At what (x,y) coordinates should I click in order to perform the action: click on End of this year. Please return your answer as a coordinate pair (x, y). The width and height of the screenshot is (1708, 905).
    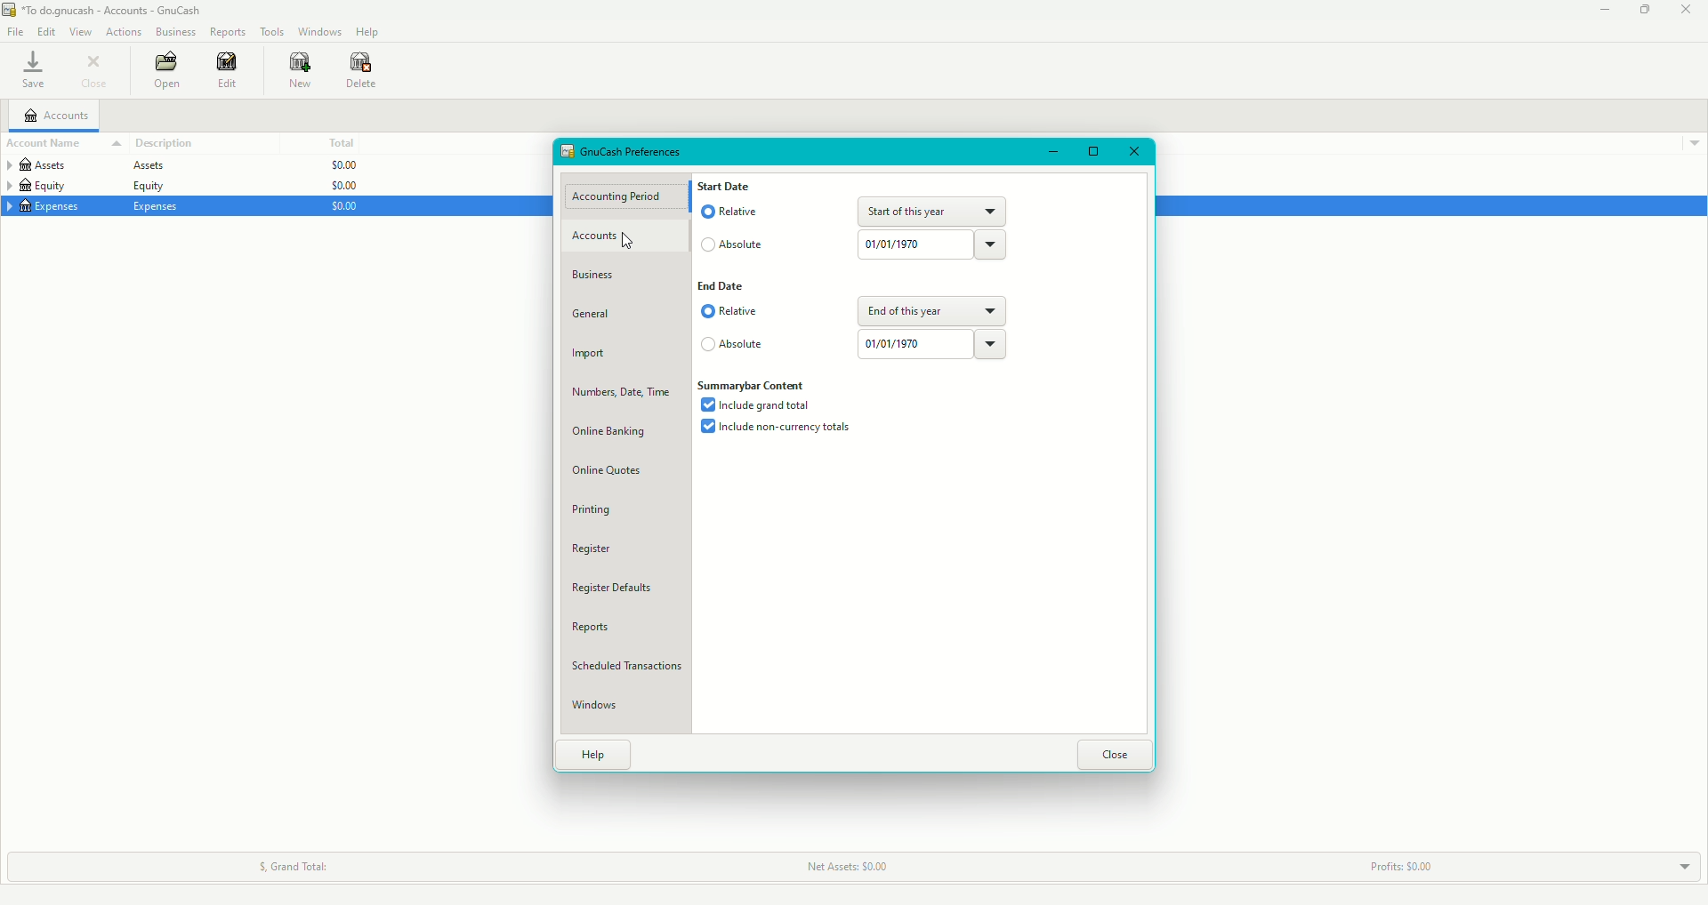
    Looking at the image, I should click on (930, 310).